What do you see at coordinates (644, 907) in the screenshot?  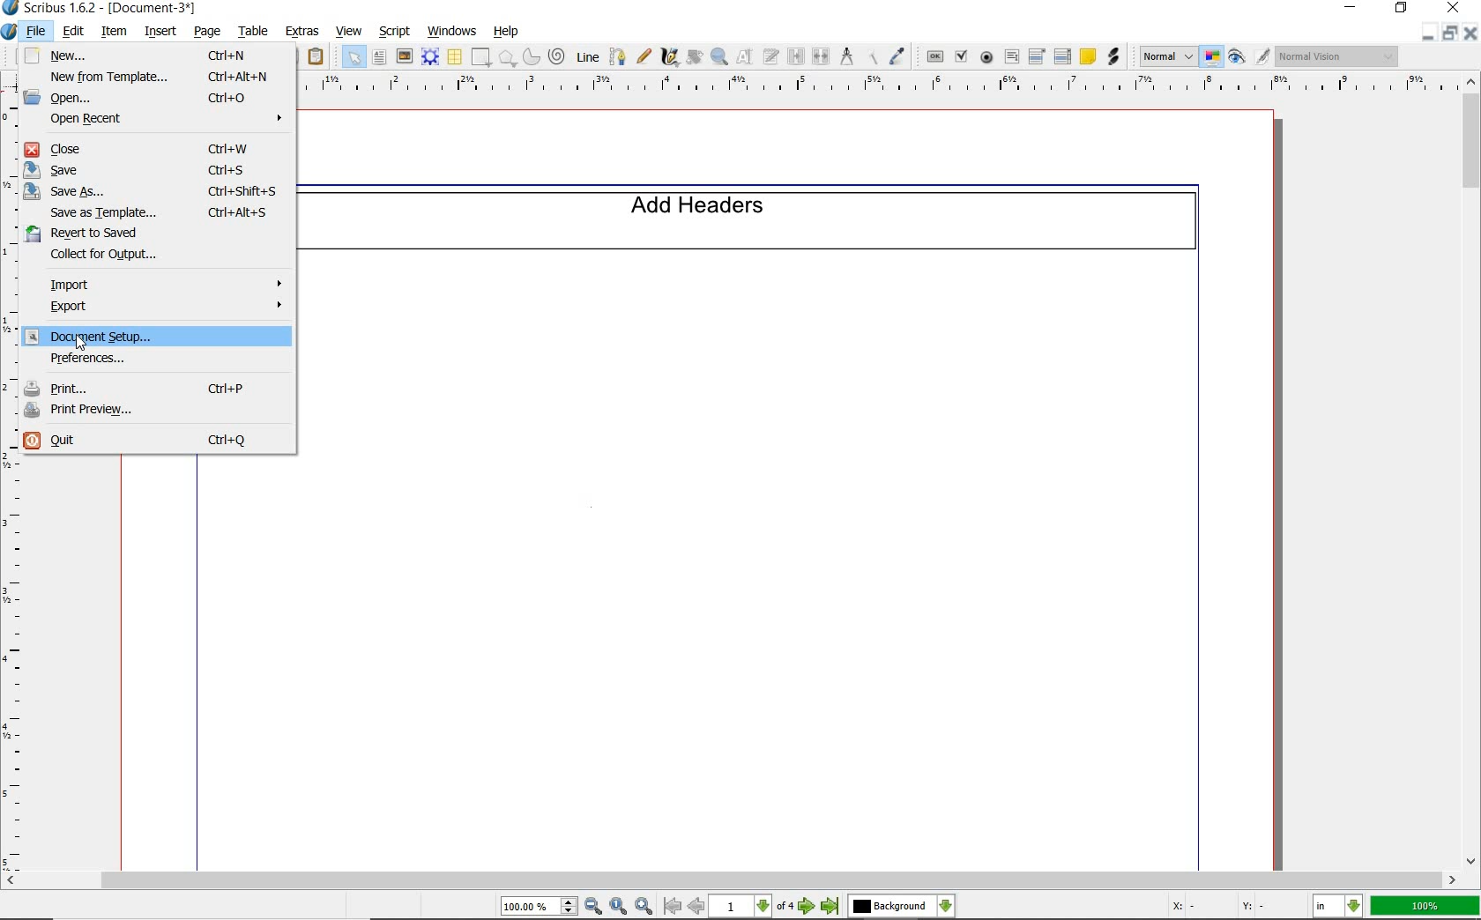 I see `zoom in` at bounding box center [644, 907].